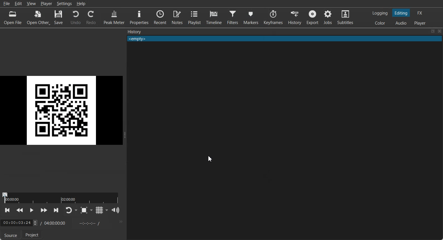  Describe the element at coordinates (116, 210) in the screenshot. I see `Show volume control` at that location.